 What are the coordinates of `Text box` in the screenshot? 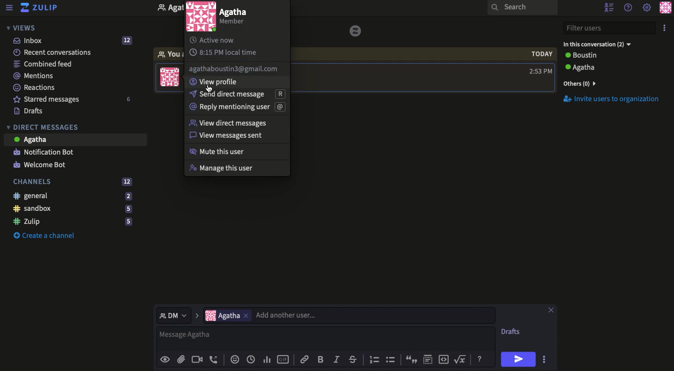 It's located at (326, 338).